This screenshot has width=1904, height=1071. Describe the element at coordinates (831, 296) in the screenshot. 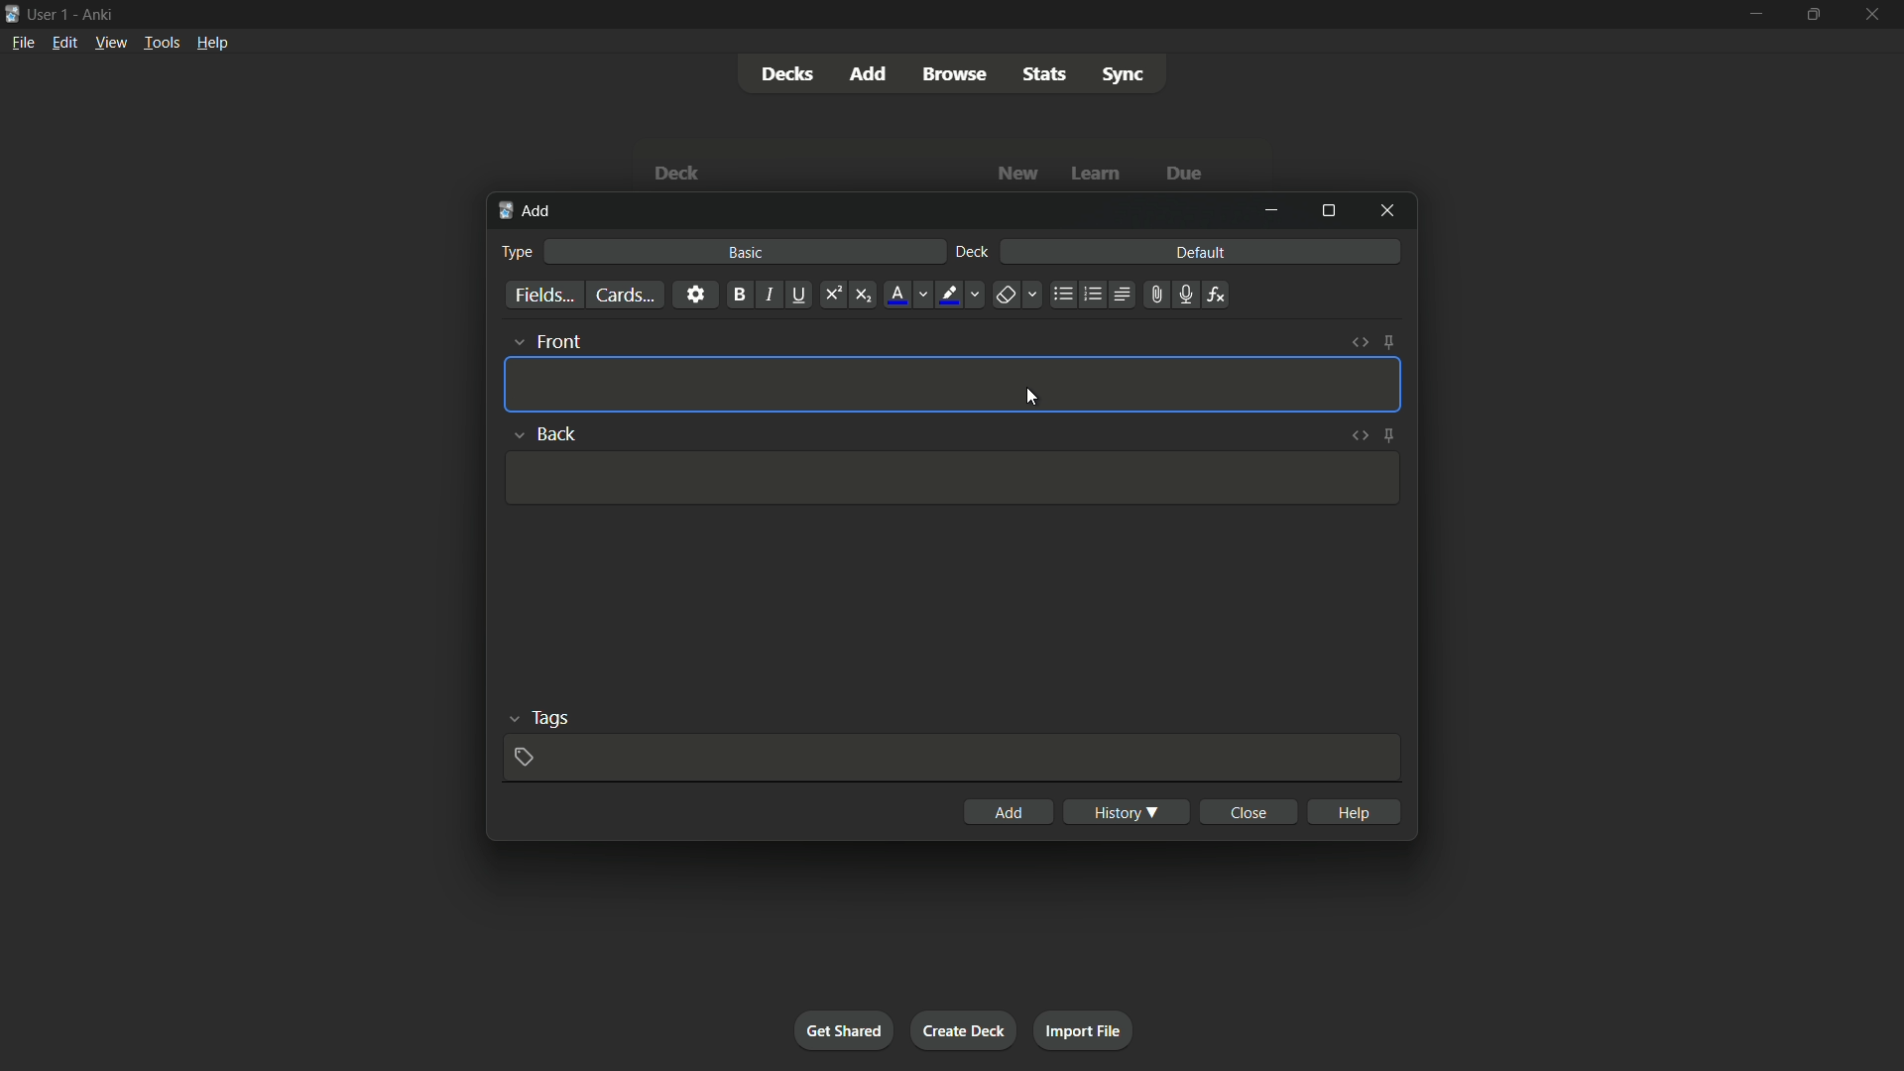

I see `supercript` at that location.